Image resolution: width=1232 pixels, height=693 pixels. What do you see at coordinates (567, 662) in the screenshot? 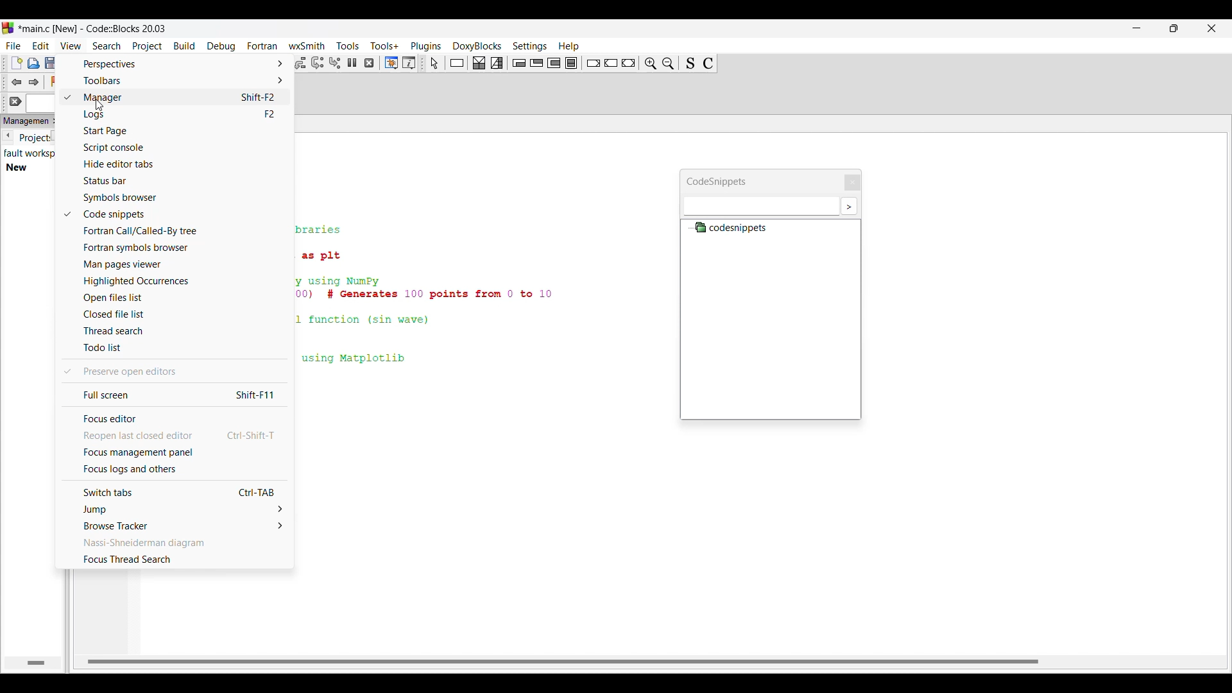
I see `Horizontal slide bar` at bounding box center [567, 662].